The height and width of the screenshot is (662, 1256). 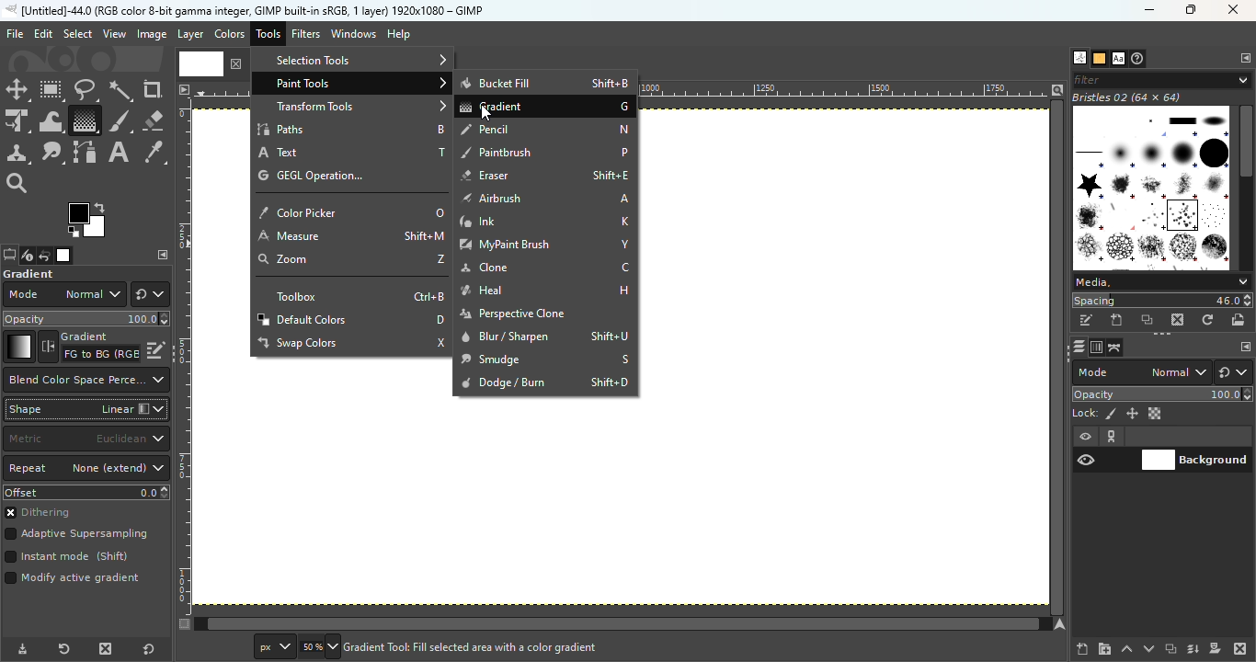 I want to click on Open the channels dialog, so click(x=1095, y=346).